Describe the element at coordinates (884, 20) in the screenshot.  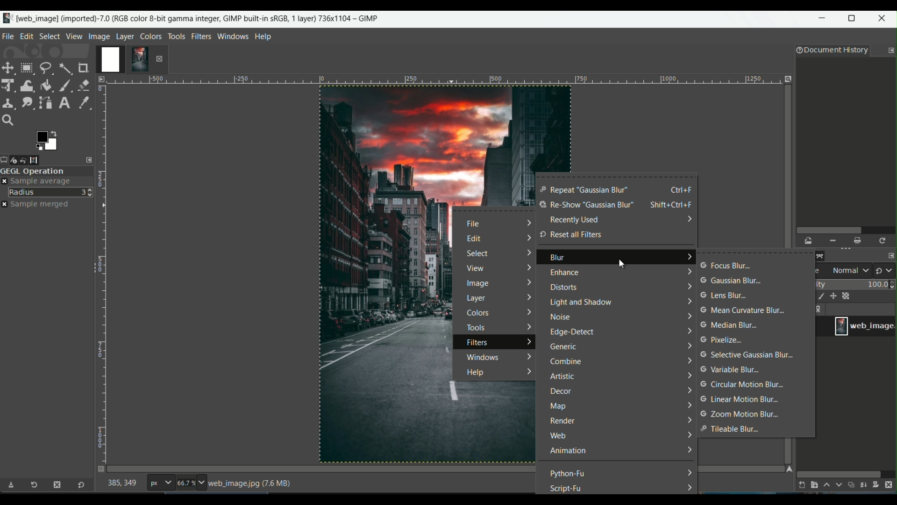
I see `close window` at that location.